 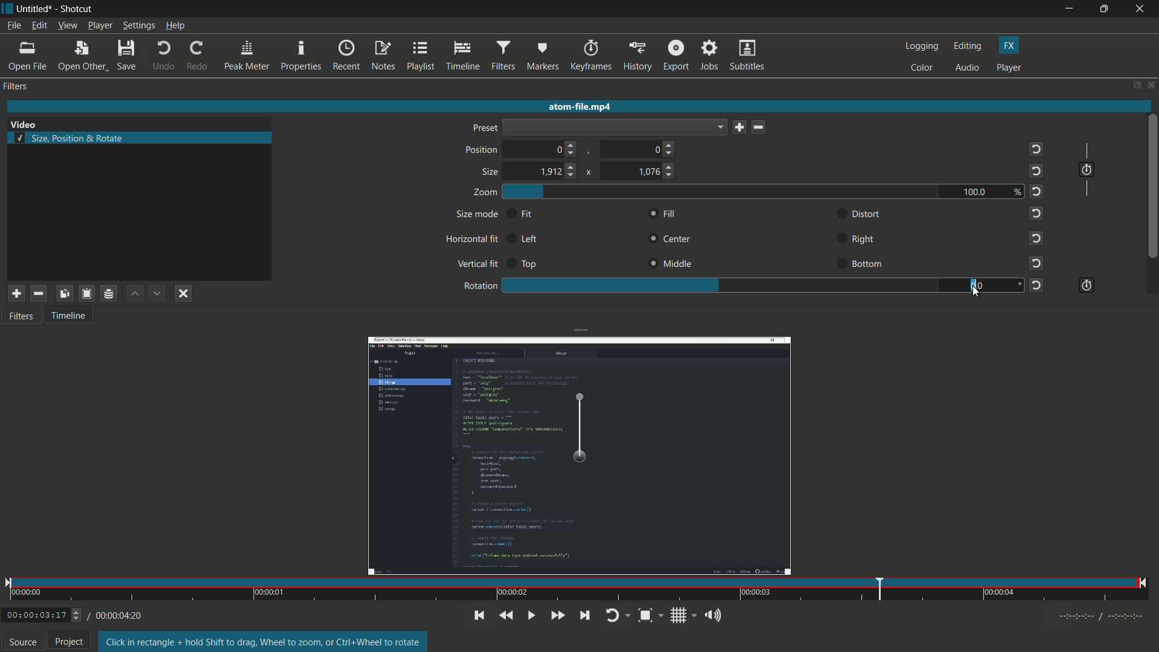 What do you see at coordinates (1037, 284) in the screenshot?
I see `reset to default` at bounding box center [1037, 284].